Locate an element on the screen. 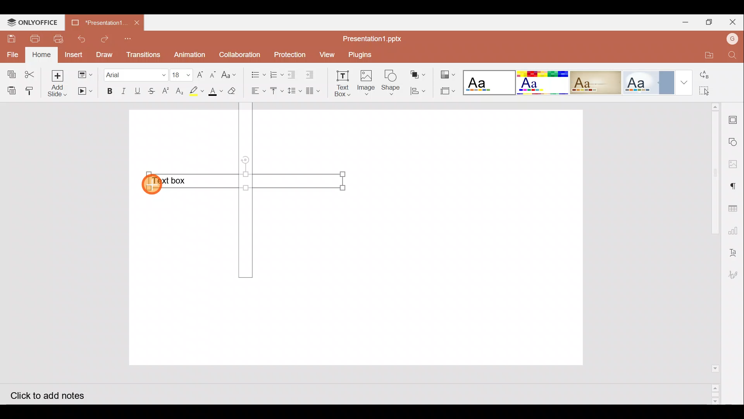  Underline is located at coordinates (138, 90).